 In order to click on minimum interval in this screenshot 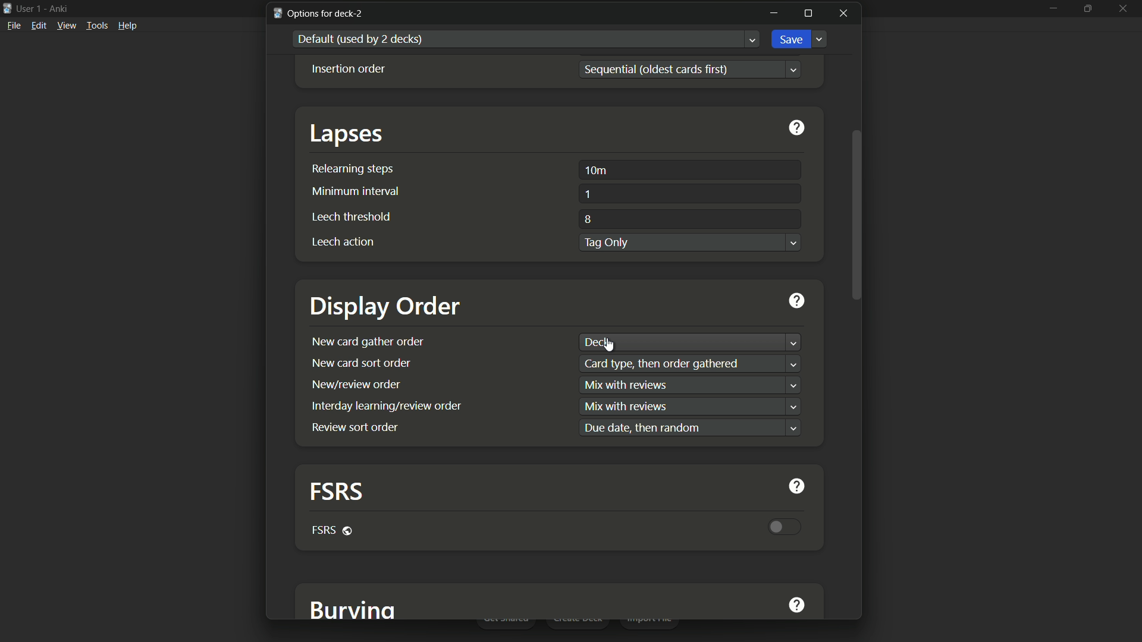, I will do `click(353, 190)`.